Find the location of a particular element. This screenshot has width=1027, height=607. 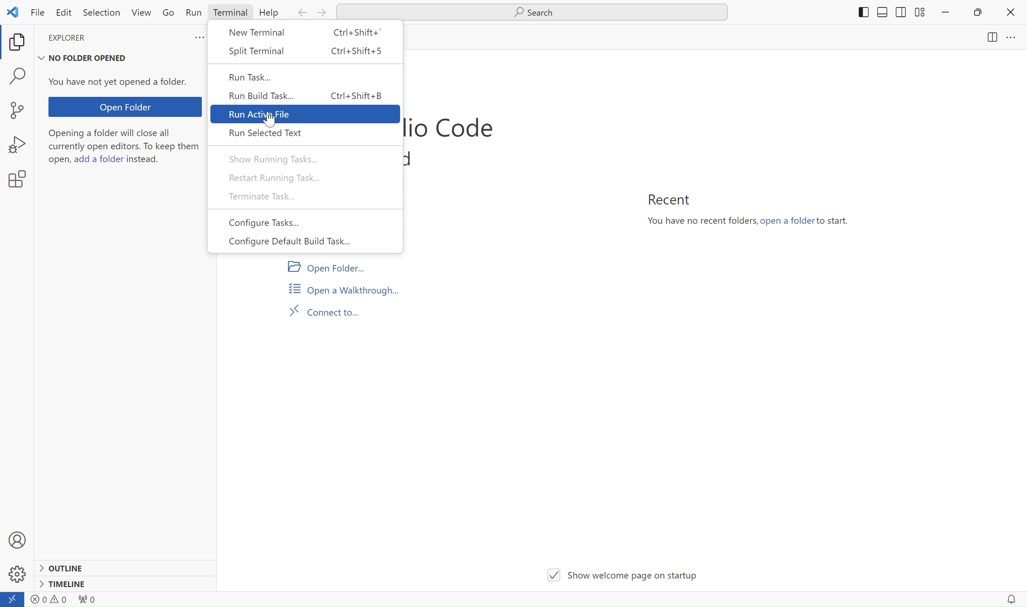

run build task is located at coordinates (306, 95).